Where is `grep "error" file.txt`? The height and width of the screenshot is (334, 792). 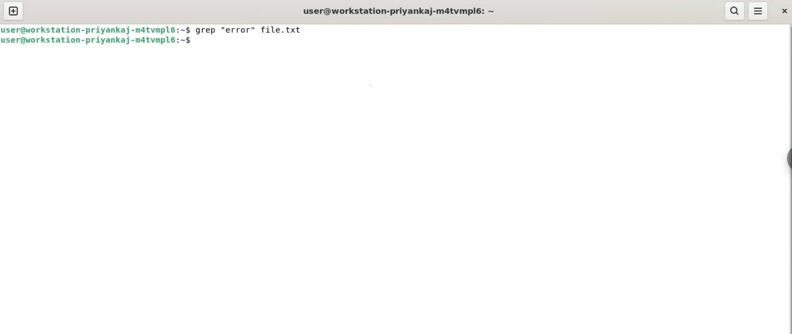 grep "error" file.txt is located at coordinates (253, 30).